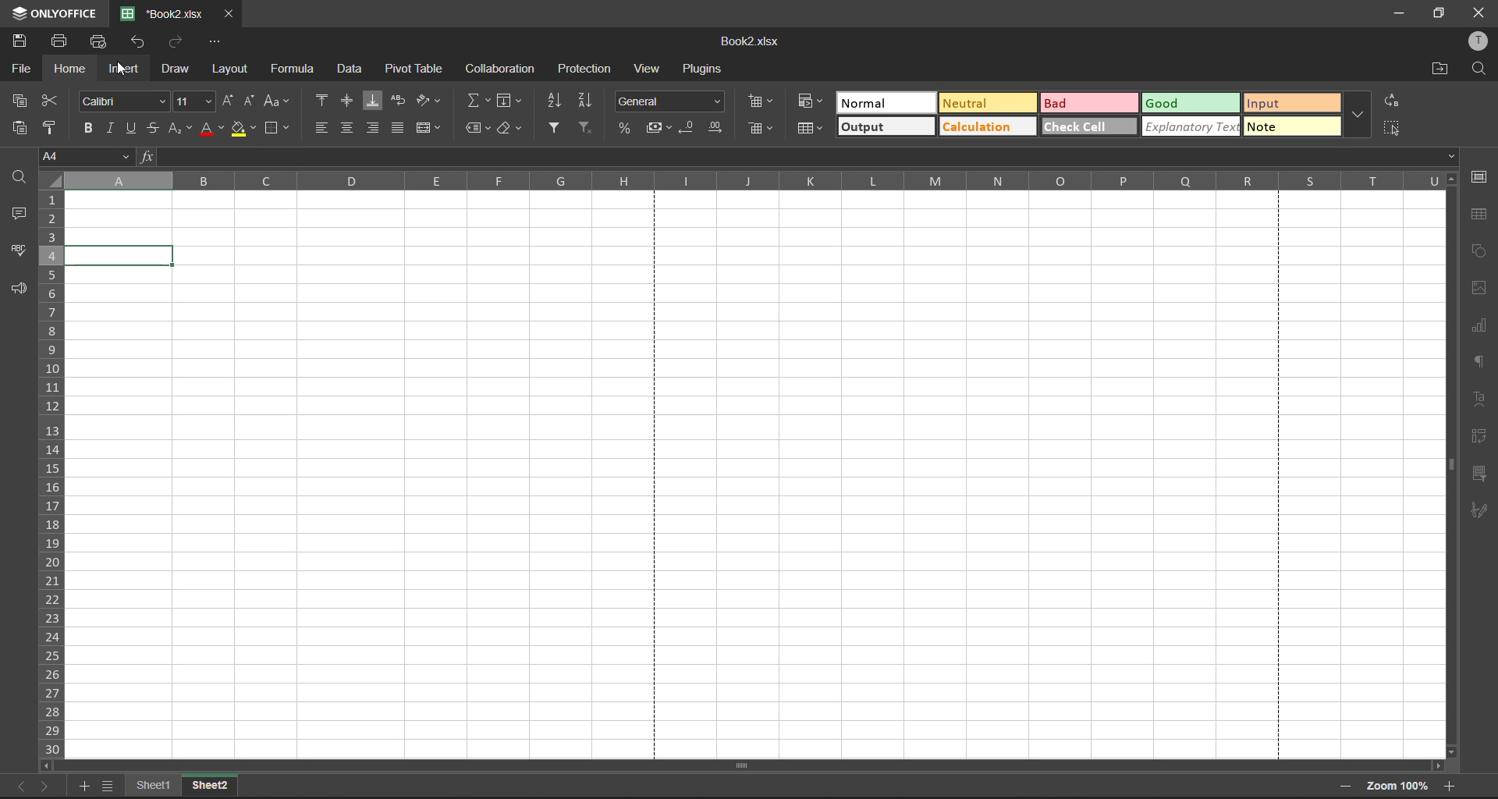  What do you see at coordinates (1436, 766) in the screenshot?
I see `scroll right` at bounding box center [1436, 766].